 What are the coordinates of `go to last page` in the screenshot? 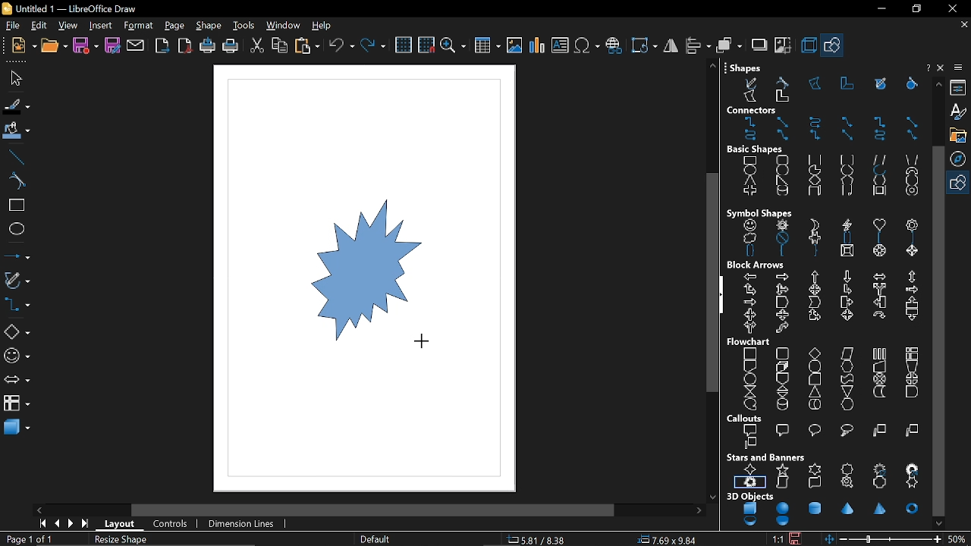 It's located at (86, 525).